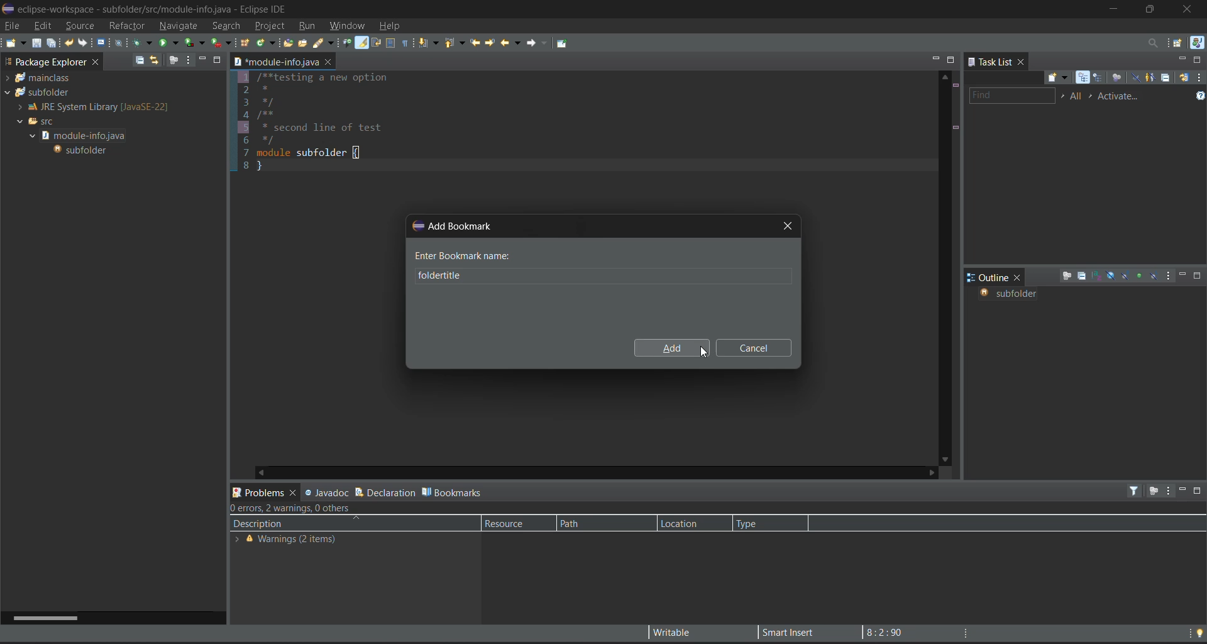  Describe the element at coordinates (534, 43) in the screenshot. I see `forward` at that location.